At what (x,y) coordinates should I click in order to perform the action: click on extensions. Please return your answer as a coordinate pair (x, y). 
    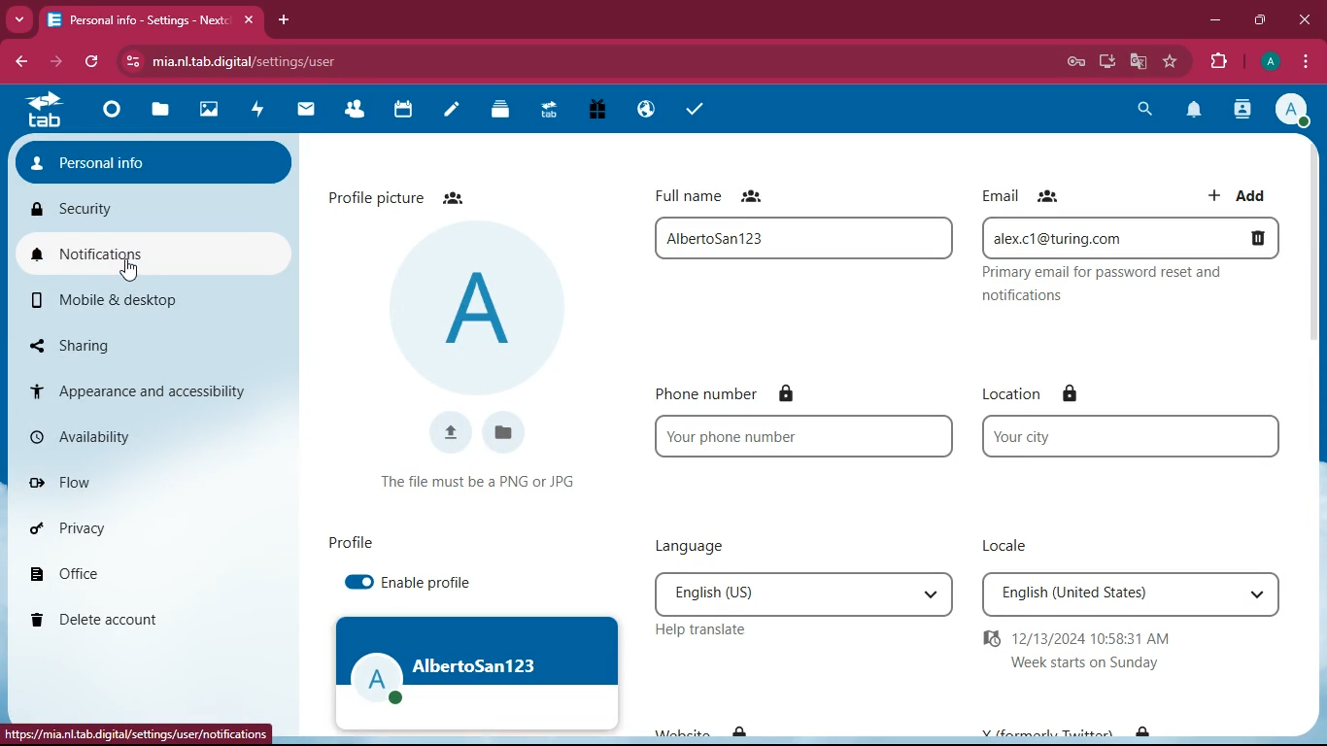
    Looking at the image, I should click on (1214, 59).